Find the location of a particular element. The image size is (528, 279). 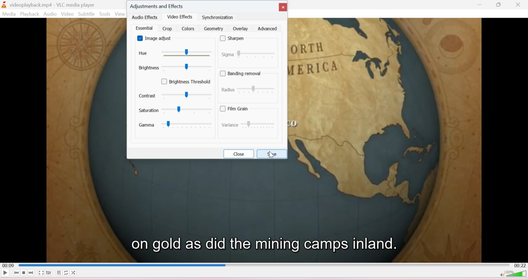

save is located at coordinates (273, 154).